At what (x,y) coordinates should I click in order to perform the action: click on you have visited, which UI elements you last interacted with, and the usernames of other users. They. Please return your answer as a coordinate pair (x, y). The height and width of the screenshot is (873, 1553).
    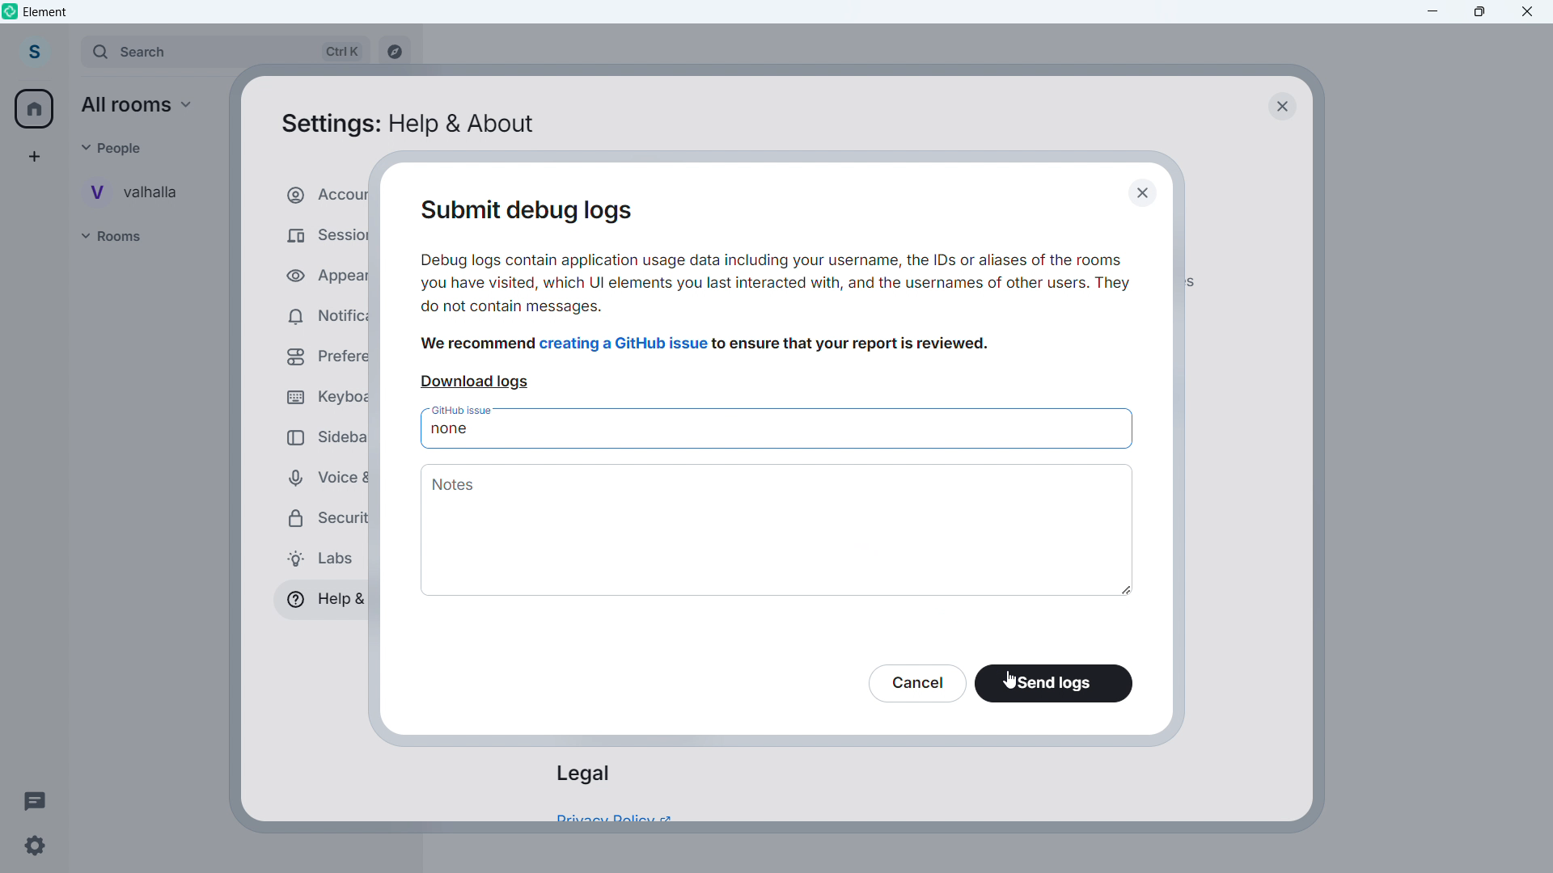
    Looking at the image, I should click on (775, 285).